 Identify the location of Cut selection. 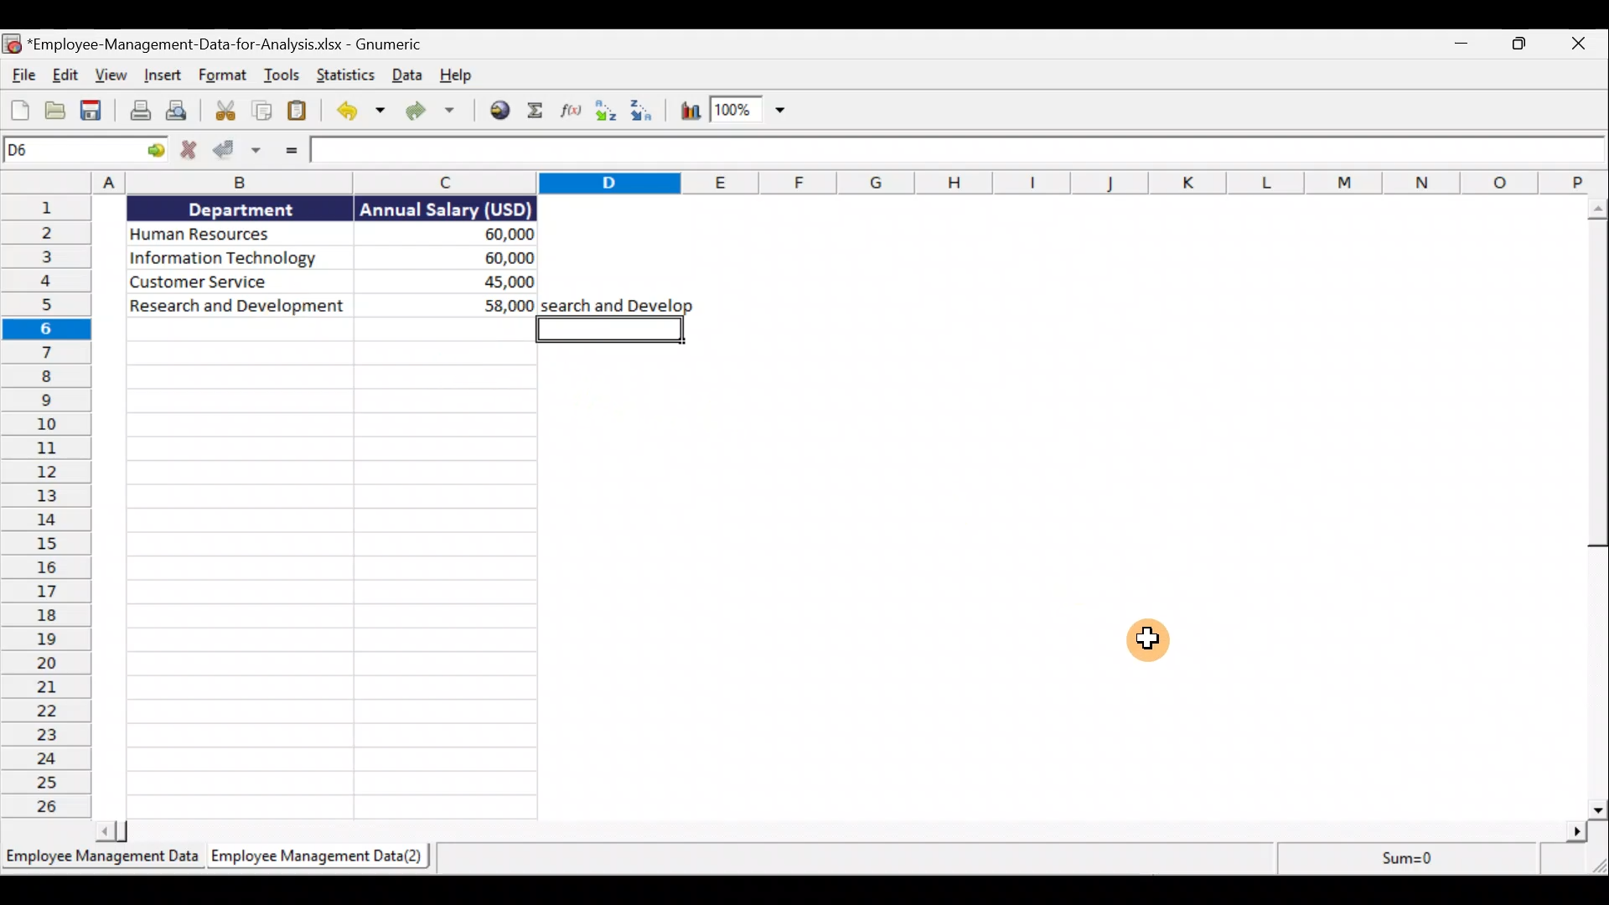
(224, 112).